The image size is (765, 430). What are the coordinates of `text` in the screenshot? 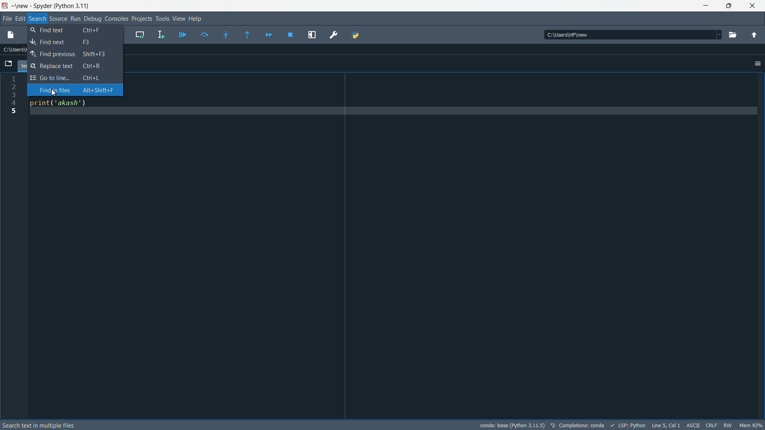 It's located at (39, 425).